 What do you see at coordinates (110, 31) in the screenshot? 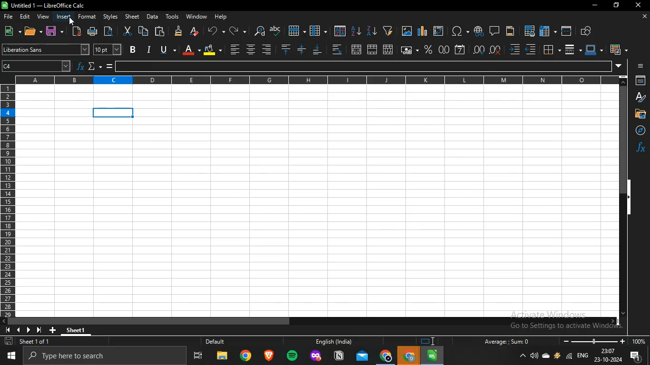
I see `toggle print preview` at bounding box center [110, 31].